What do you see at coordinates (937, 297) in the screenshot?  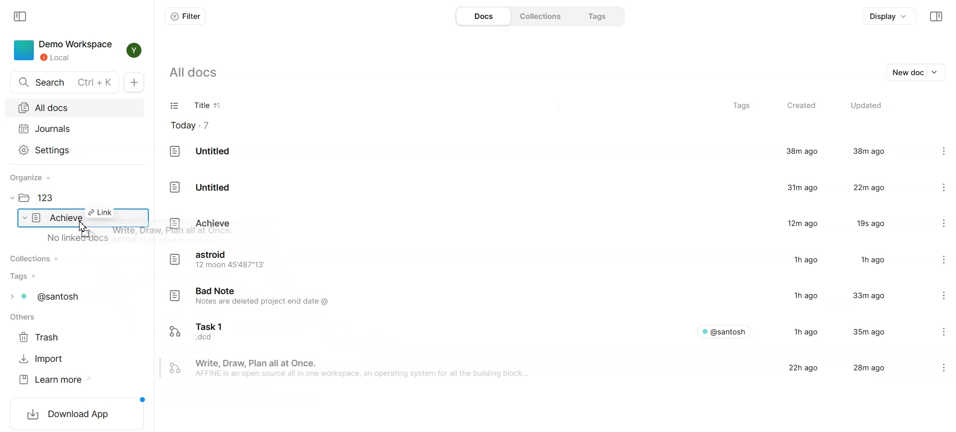 I see `Settings` at bounding box center [937, 297].